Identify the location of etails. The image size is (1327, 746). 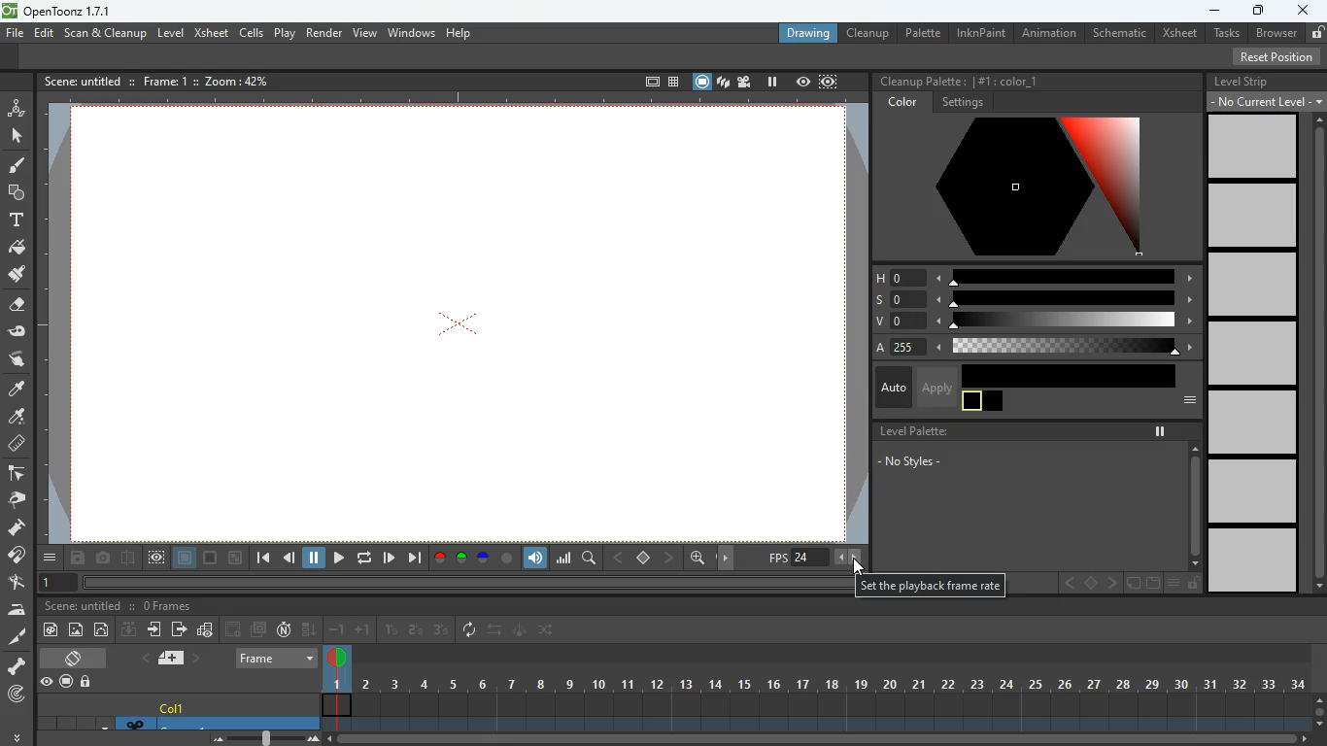
(207, 631).